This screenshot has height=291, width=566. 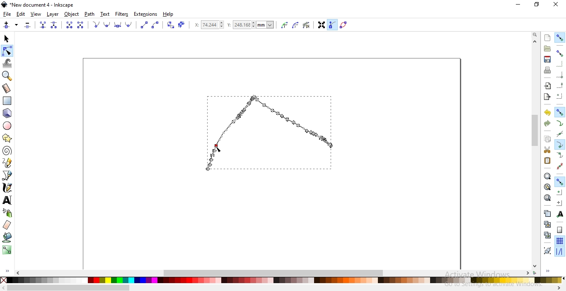 What do you see at coordinates (321, 26) in the screenshot?
I see `show transformational handles for selected nodes` at bounding box center [321, 26].